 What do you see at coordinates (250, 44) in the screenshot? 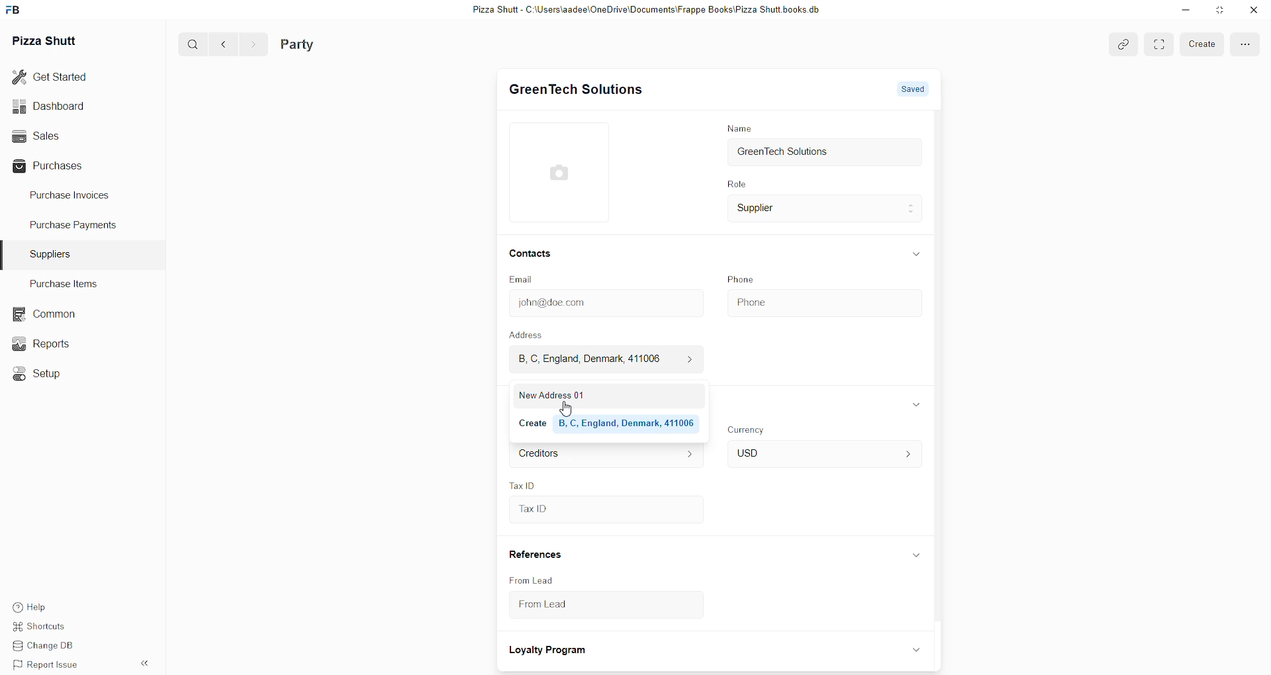
I see `next page` at bounding box center [250, 44].